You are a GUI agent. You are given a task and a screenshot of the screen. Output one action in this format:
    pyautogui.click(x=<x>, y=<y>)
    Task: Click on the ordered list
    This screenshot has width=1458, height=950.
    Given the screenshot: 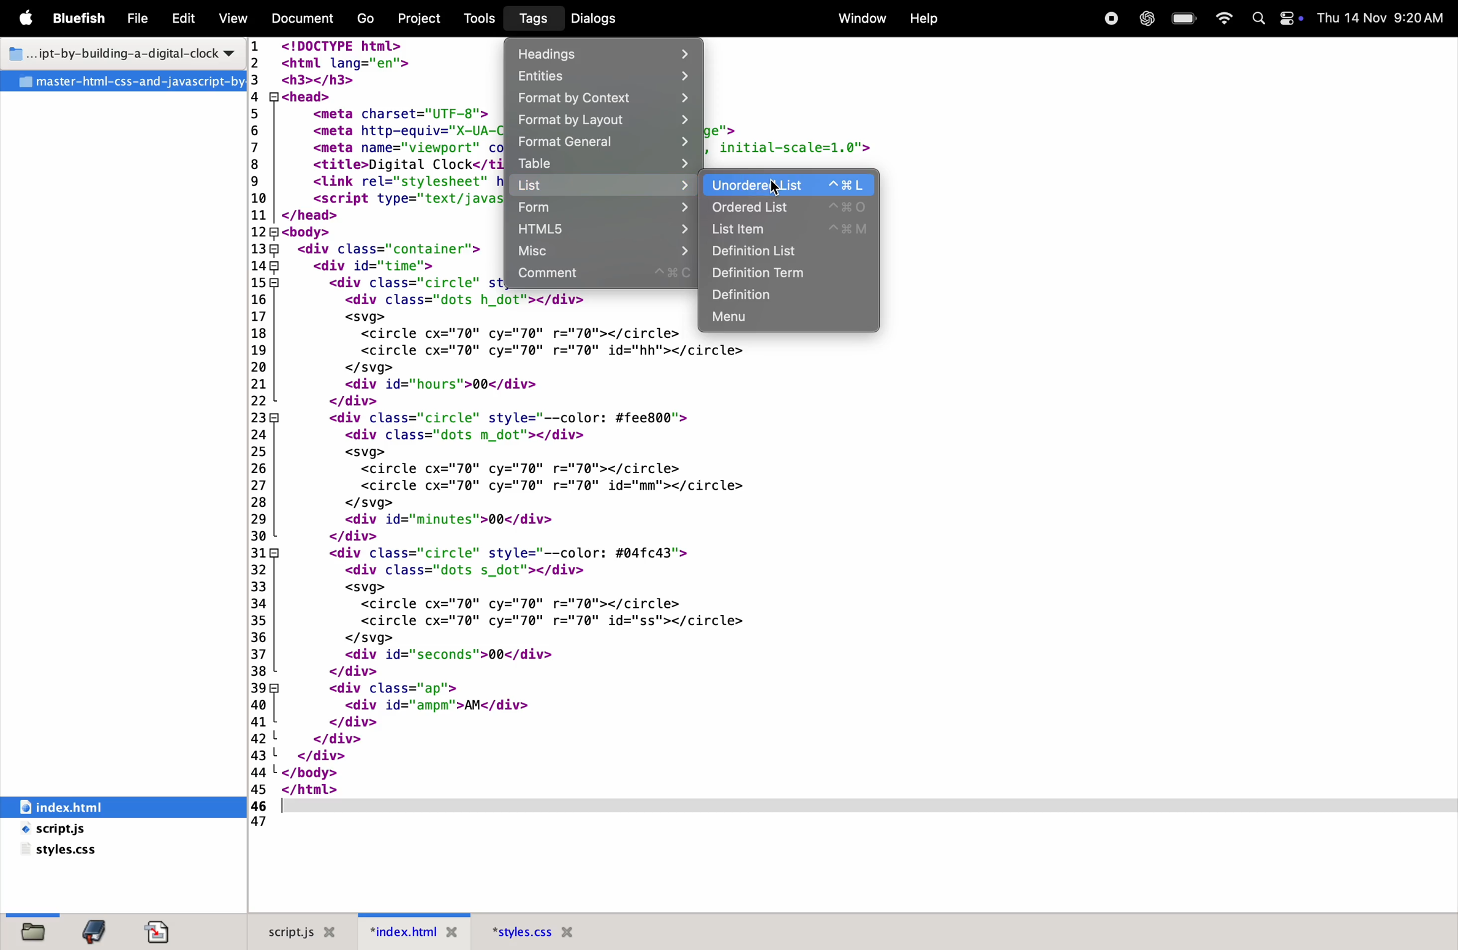 What is the action you would take?
    pyautogui.click(x=788, y=206)
    